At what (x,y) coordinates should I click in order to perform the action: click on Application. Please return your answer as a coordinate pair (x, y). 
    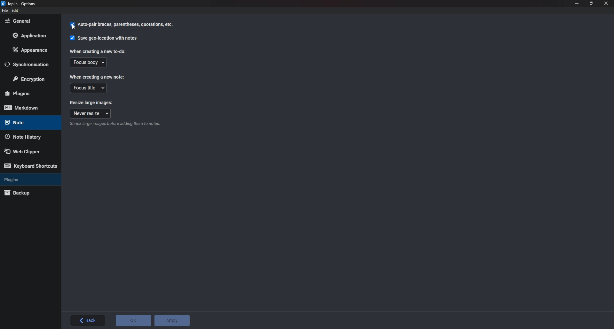
    Looking at the image, I should click on (32, 36).